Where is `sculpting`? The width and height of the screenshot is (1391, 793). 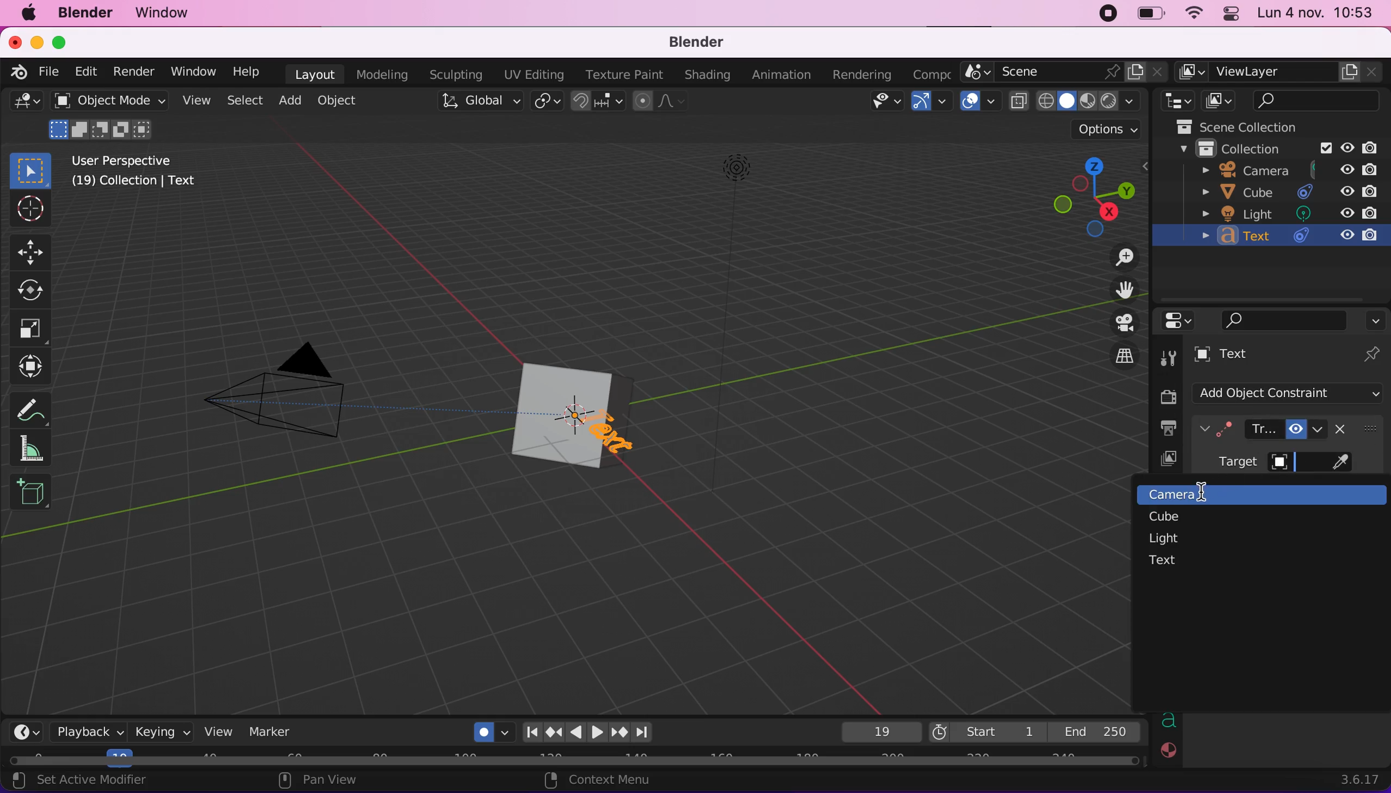
sculpting is located at coordinates (458, 76).